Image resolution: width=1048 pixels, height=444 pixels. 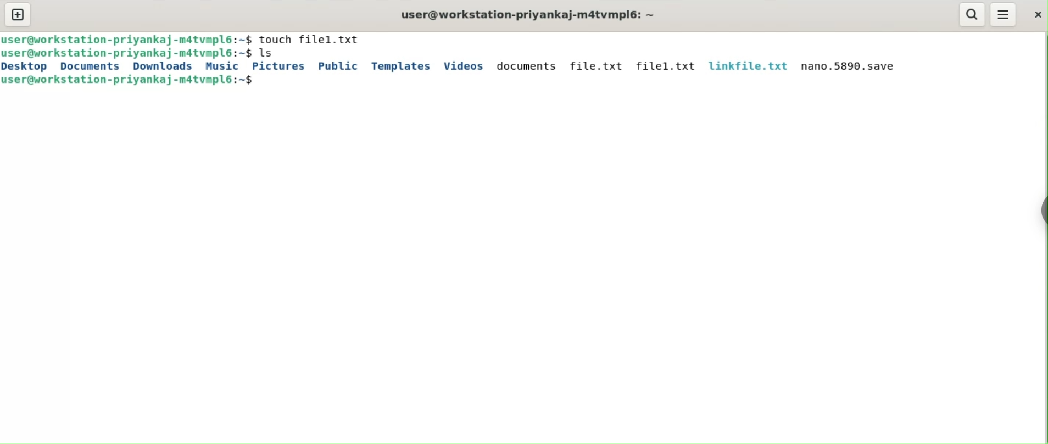 I want to click on downloads, so click(x=162, y=66).